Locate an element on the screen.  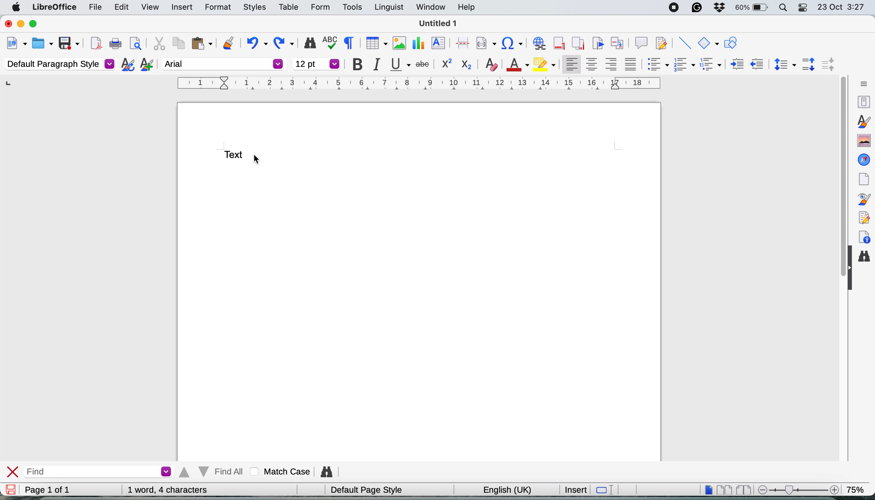
style is located at coordinates (418, 83).